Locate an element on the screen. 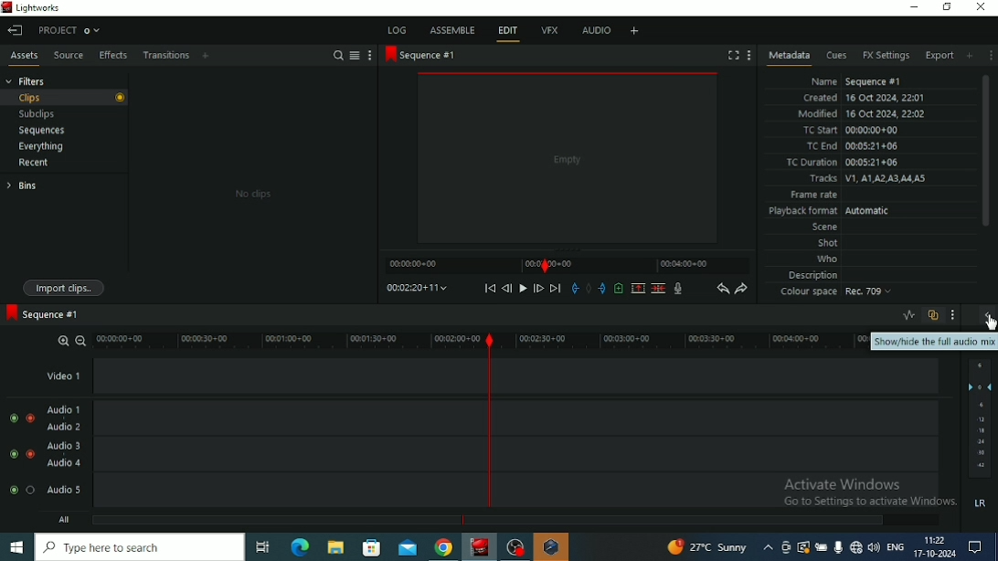  Effects is located at coordinates (111, 55).